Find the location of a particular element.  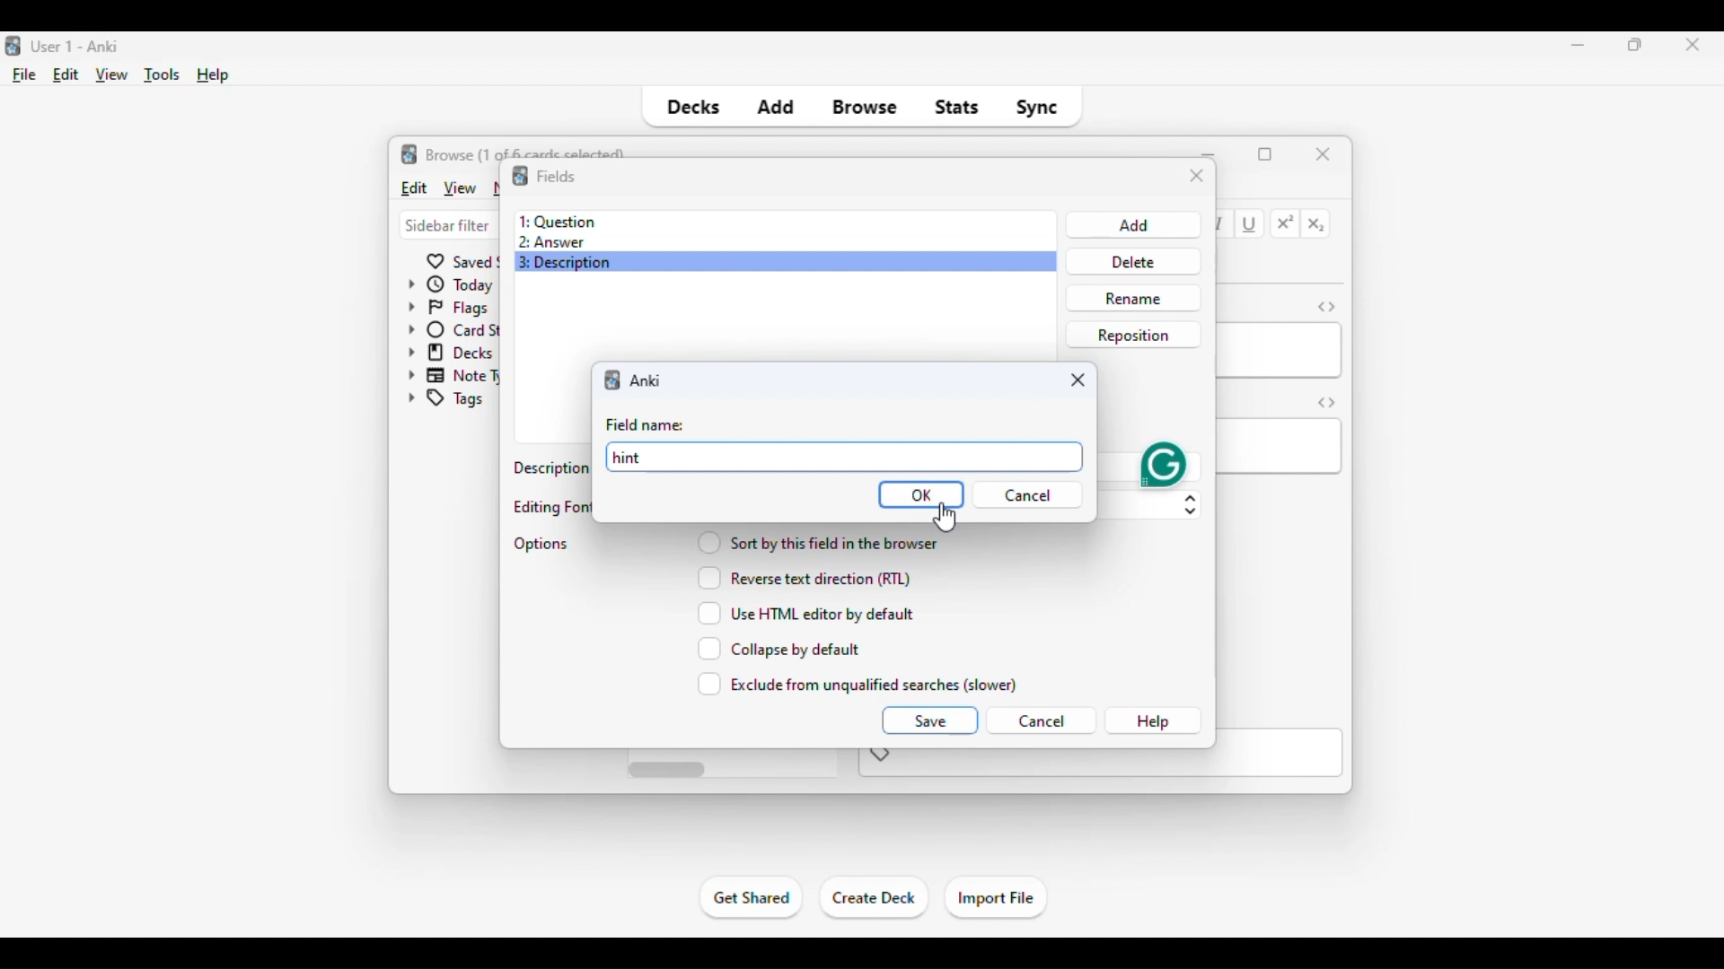

hint is located at coordinates (848, 458).